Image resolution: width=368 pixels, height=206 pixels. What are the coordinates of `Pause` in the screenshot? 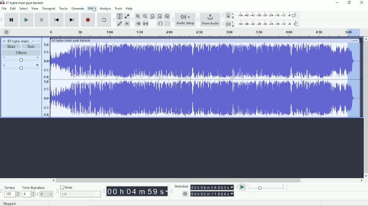 It's located at (11, 20).